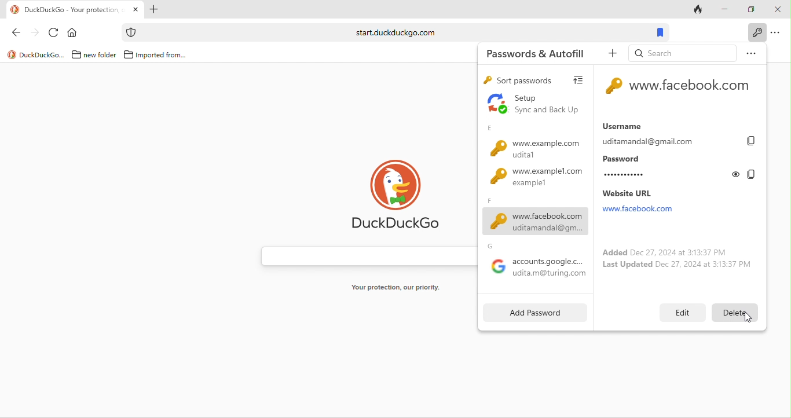  Describe the element at coordinates (533, 105) in the screenshot. I see `set up` at that location.